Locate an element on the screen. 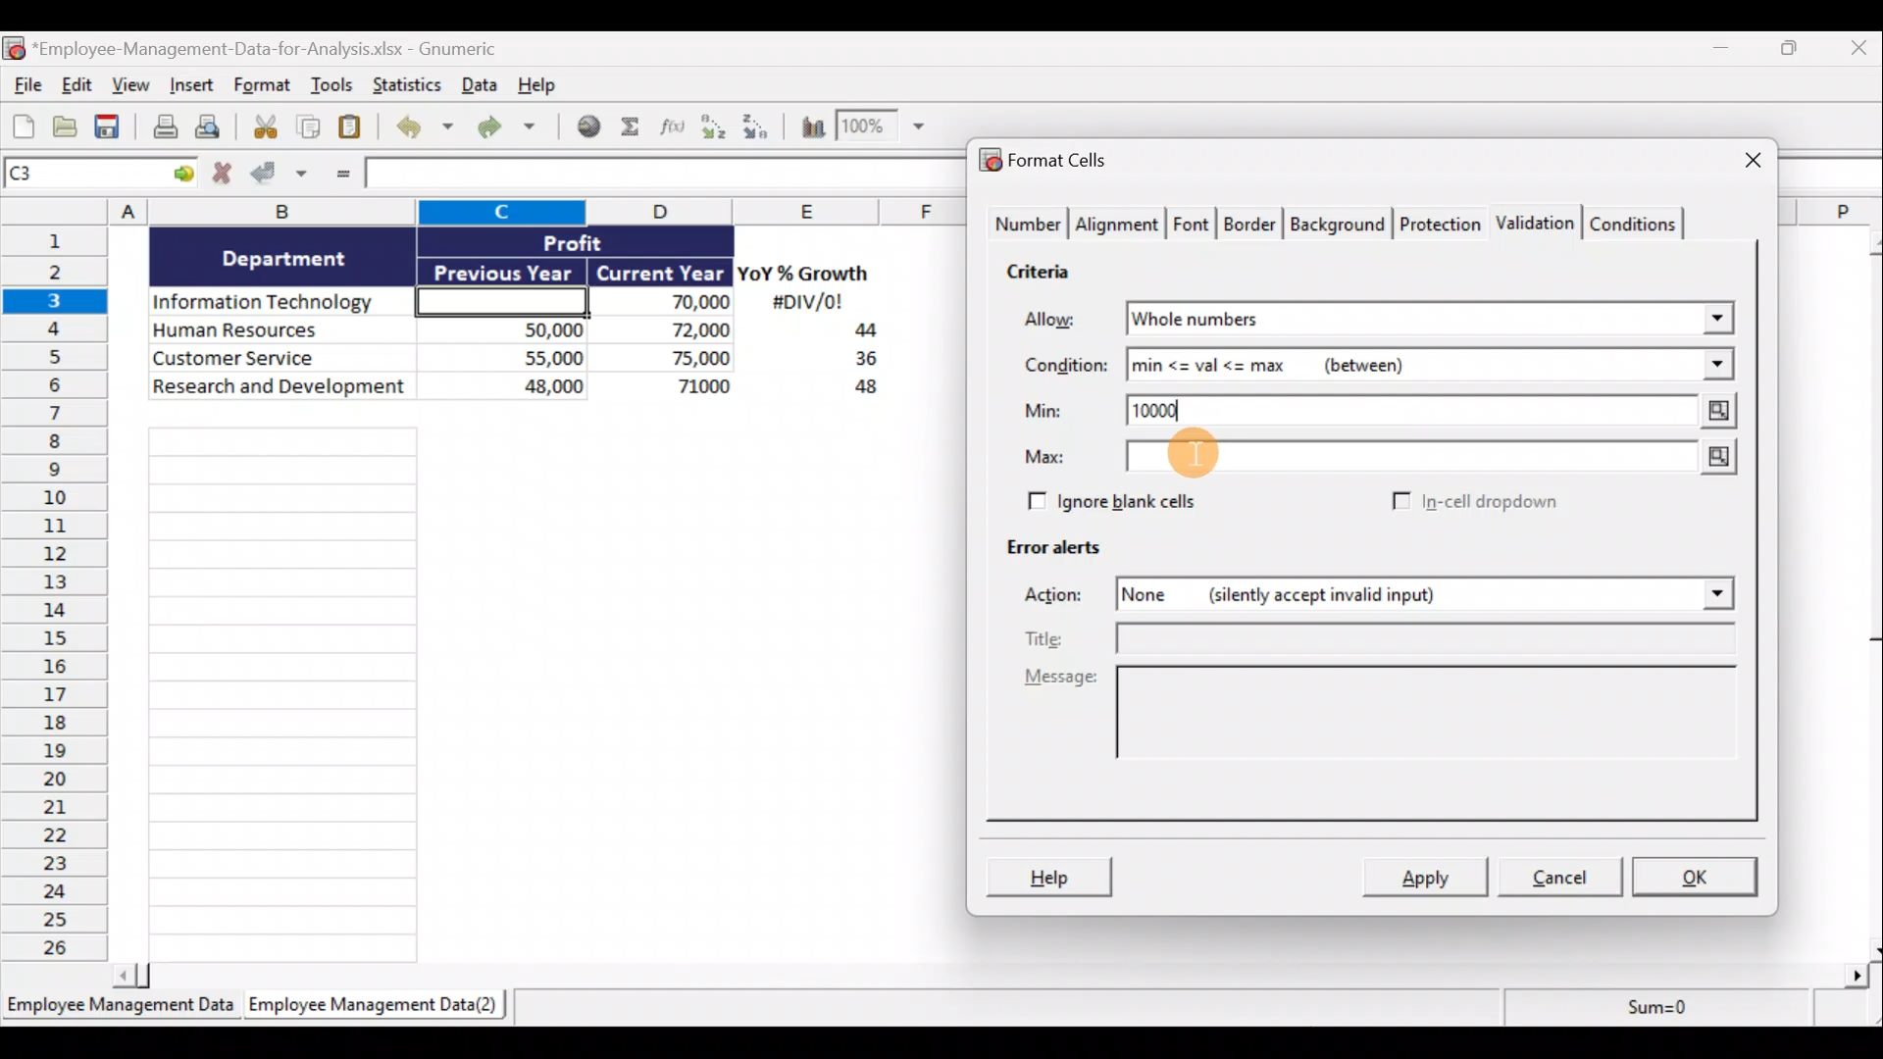  48 is located at coordinates (855, 390).